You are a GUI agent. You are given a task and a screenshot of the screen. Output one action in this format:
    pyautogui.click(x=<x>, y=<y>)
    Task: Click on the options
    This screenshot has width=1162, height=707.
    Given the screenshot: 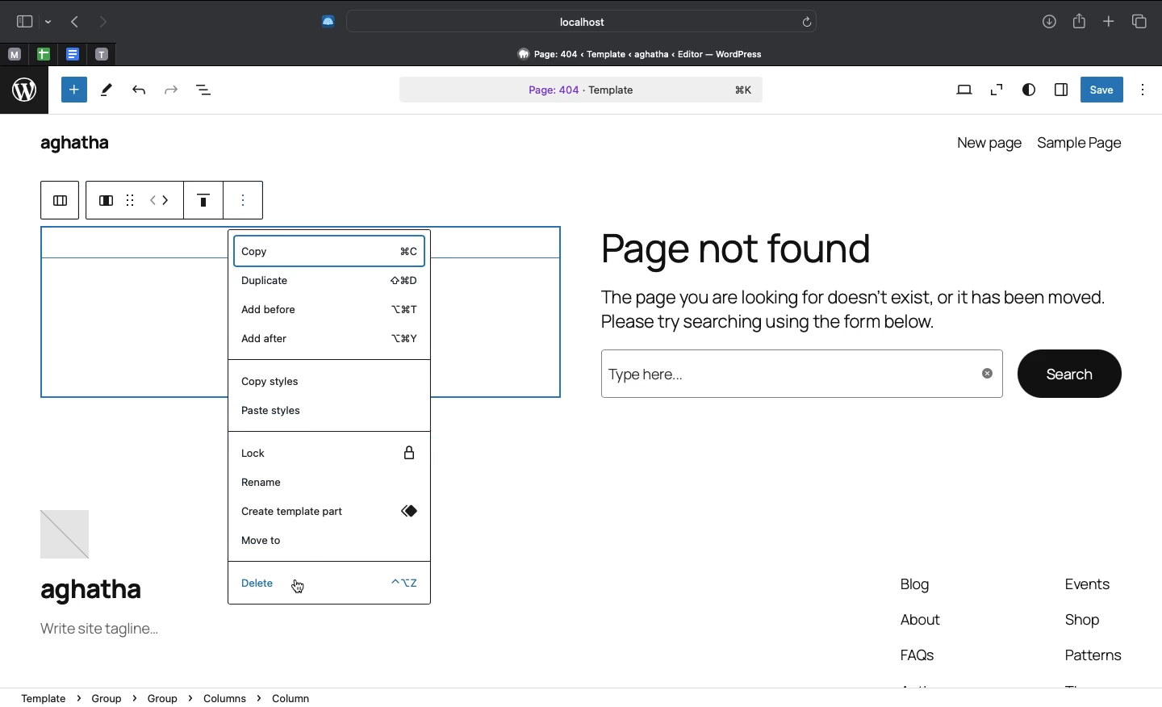 What is the action you would take?
    pyautogui.click(x=245, y=196)
    